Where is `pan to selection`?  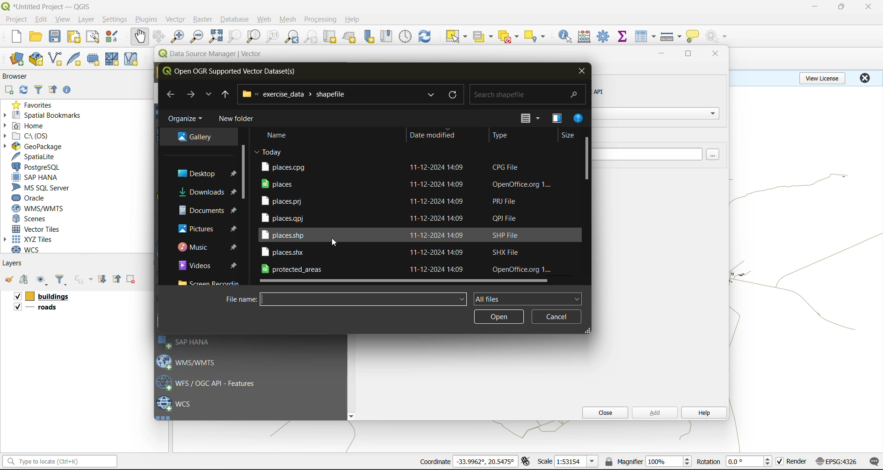 pan to selection is located at coordinates (159, 37).